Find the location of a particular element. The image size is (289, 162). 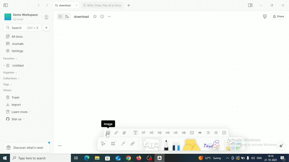

Speakers is located at coordinates (253, 158).